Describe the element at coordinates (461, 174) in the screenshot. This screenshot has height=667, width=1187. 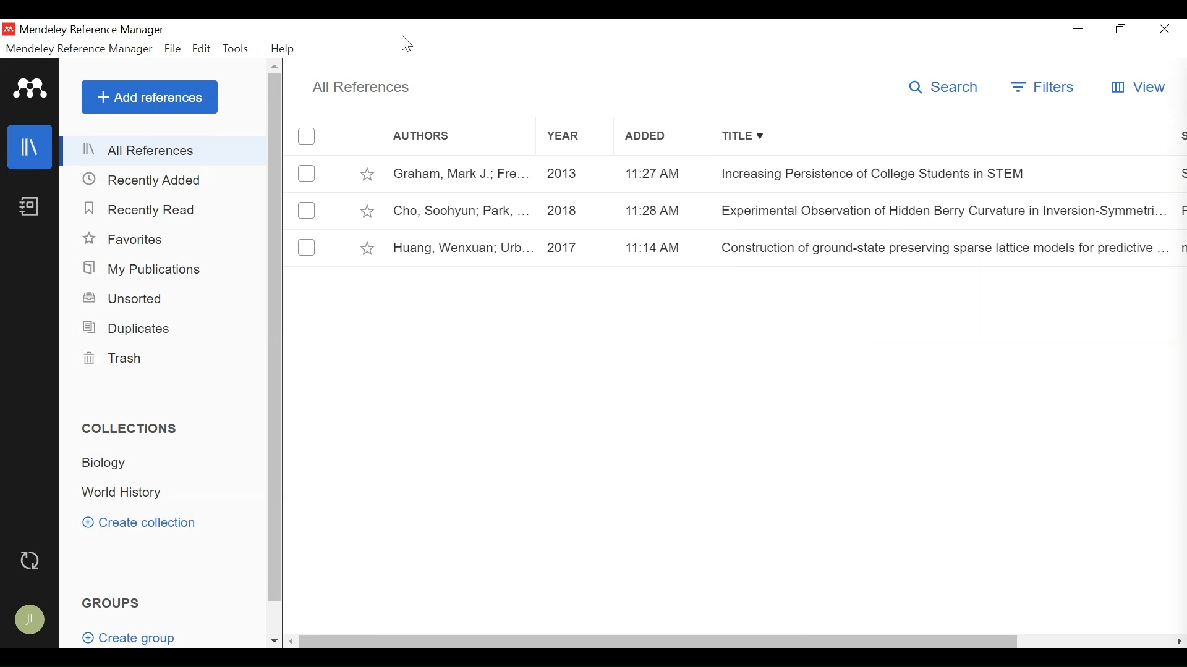
I see `Author` at that location.